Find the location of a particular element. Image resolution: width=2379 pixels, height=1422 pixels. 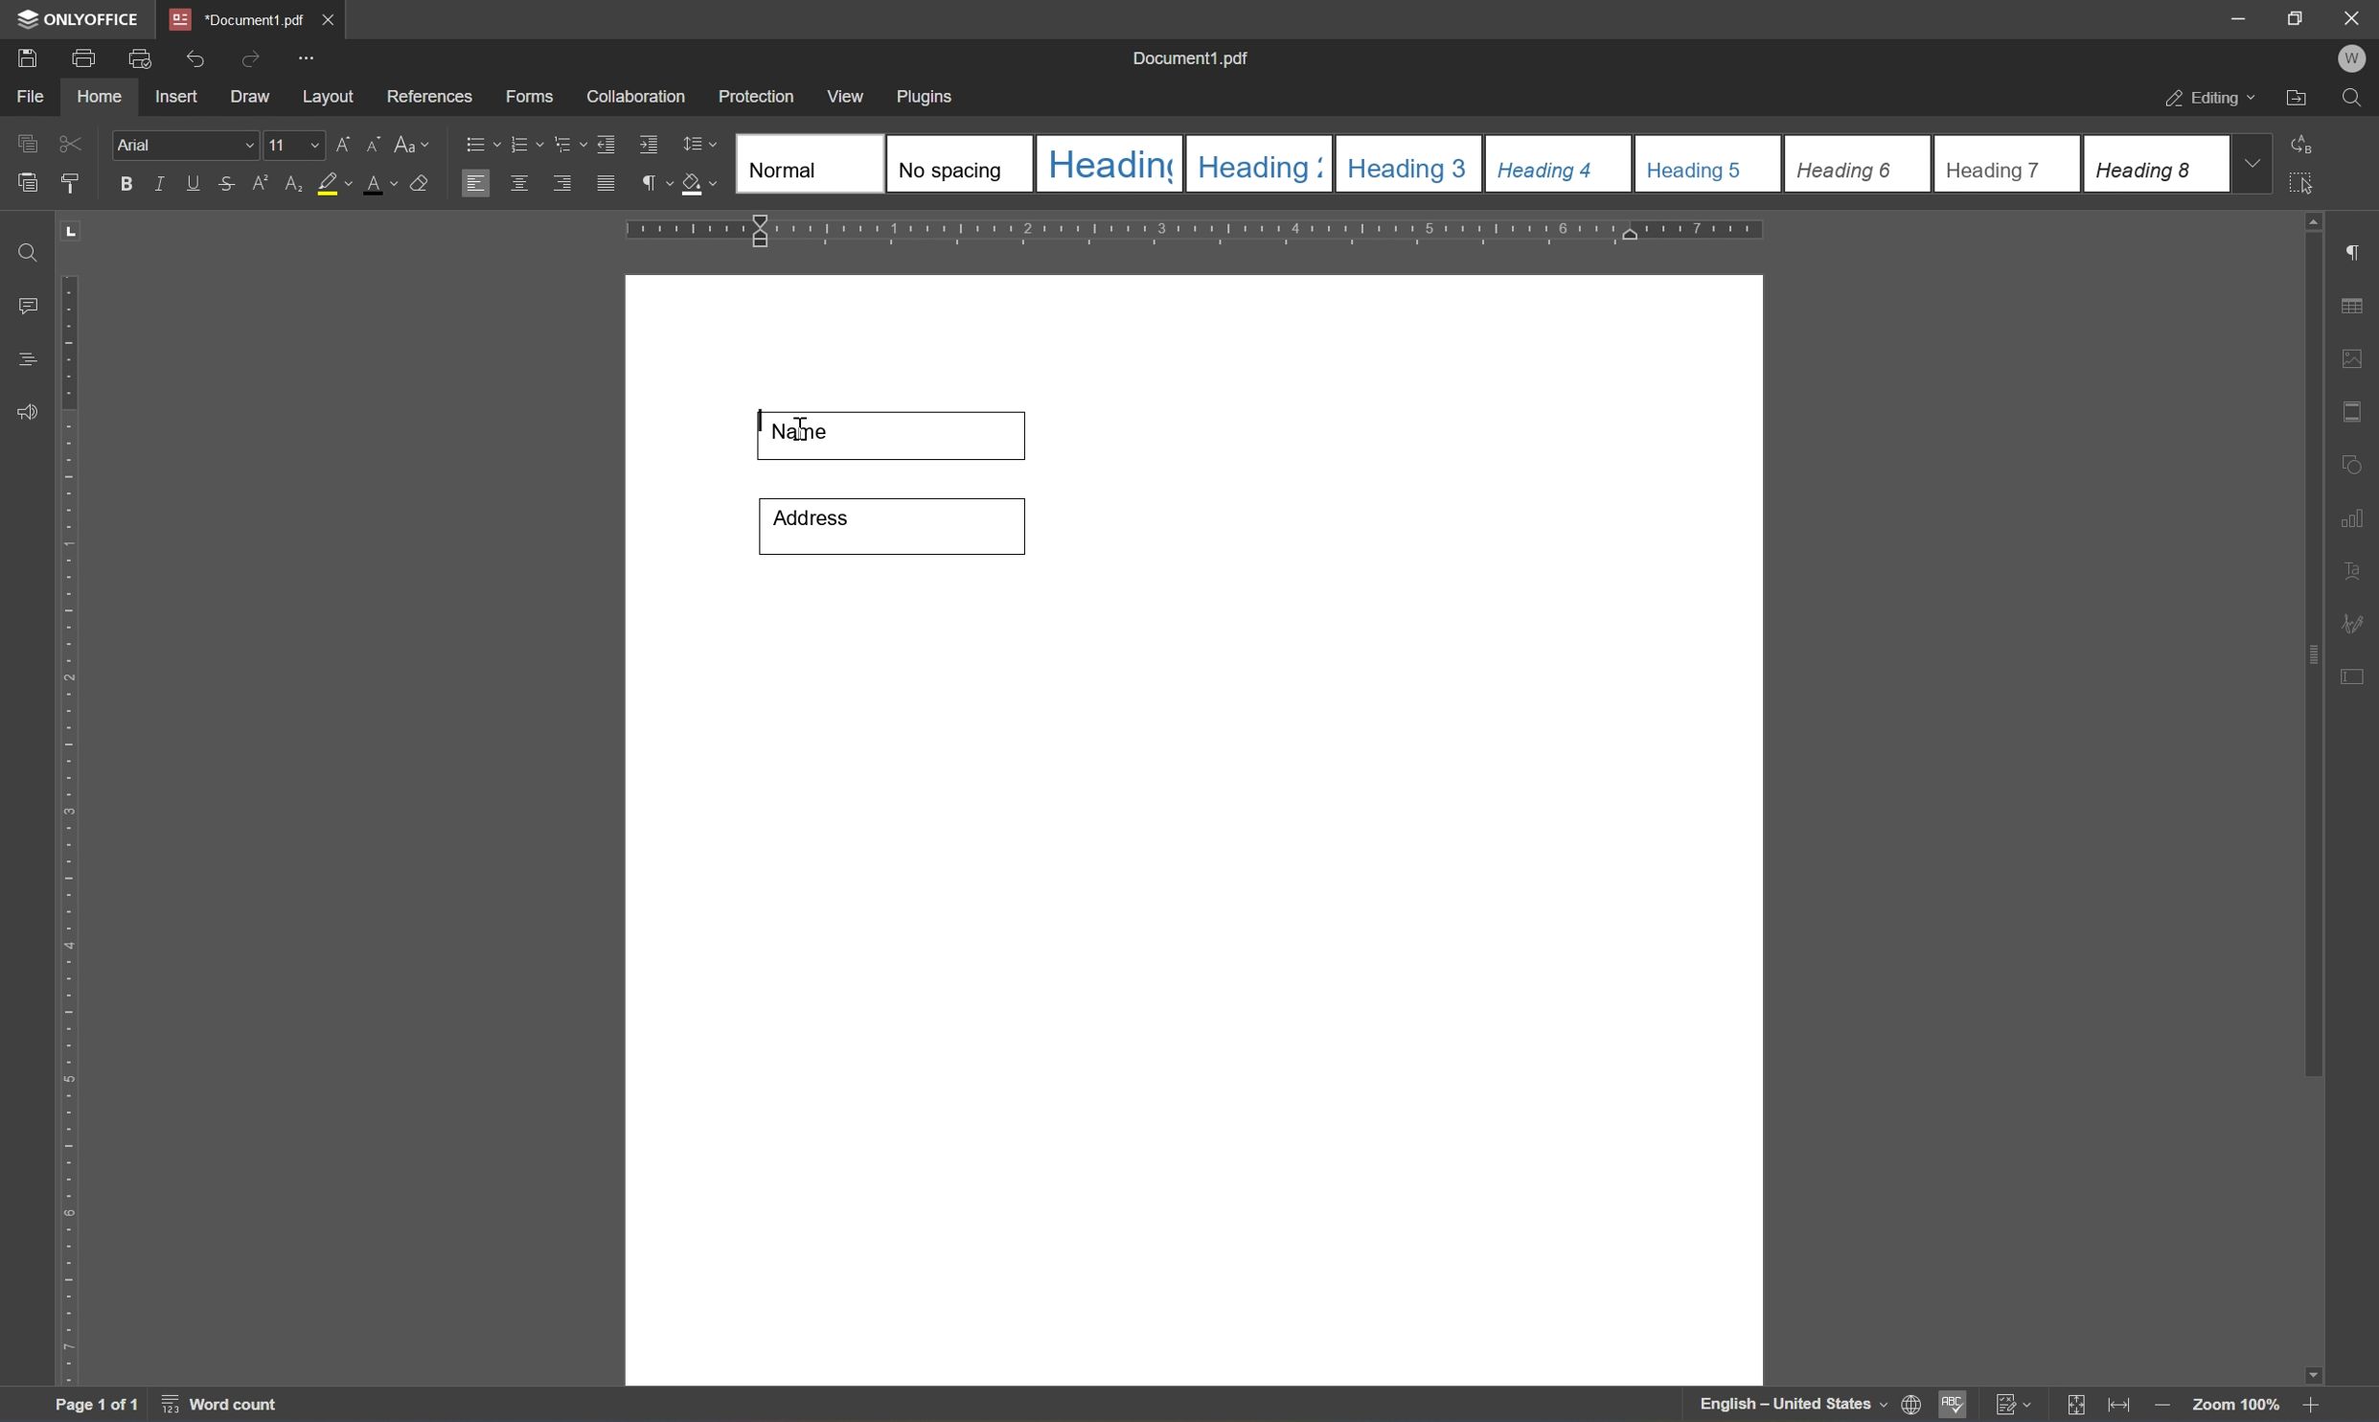

scroll up is located at coordinates (2322, 219).